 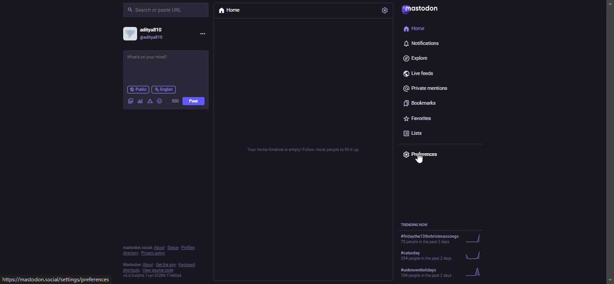 What do you see at coordinates (440, 239) in the screenshot?
I see `trending` at bounding box center [440, 239].